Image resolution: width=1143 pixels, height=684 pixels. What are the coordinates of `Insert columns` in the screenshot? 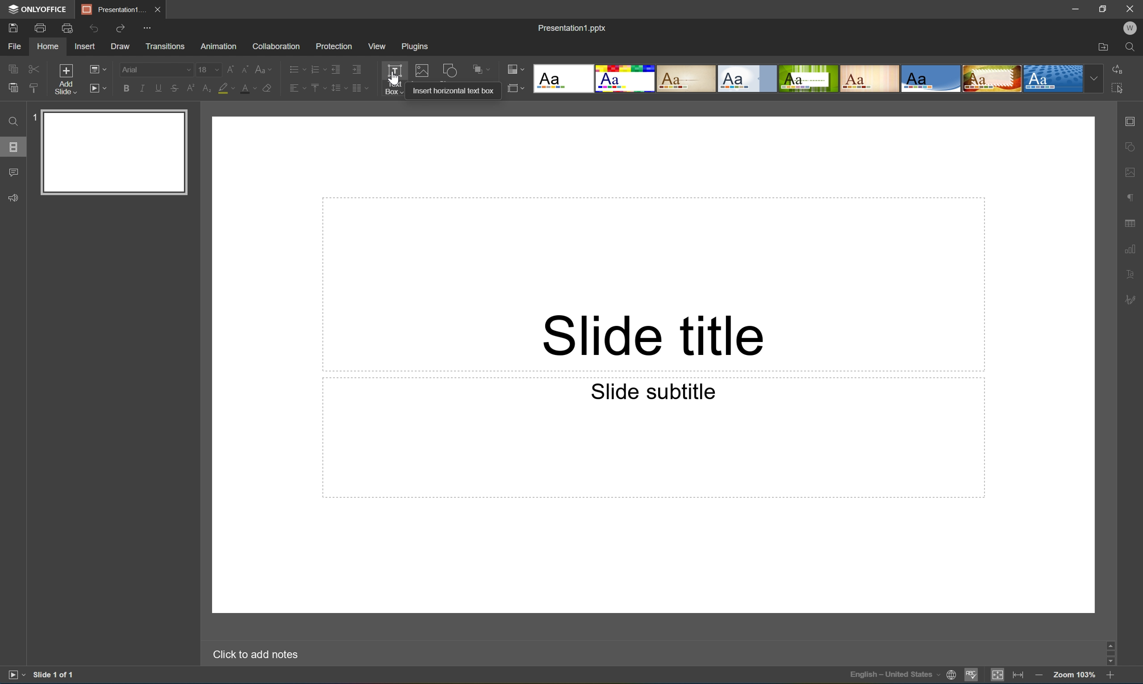 It's located at (360, 88).